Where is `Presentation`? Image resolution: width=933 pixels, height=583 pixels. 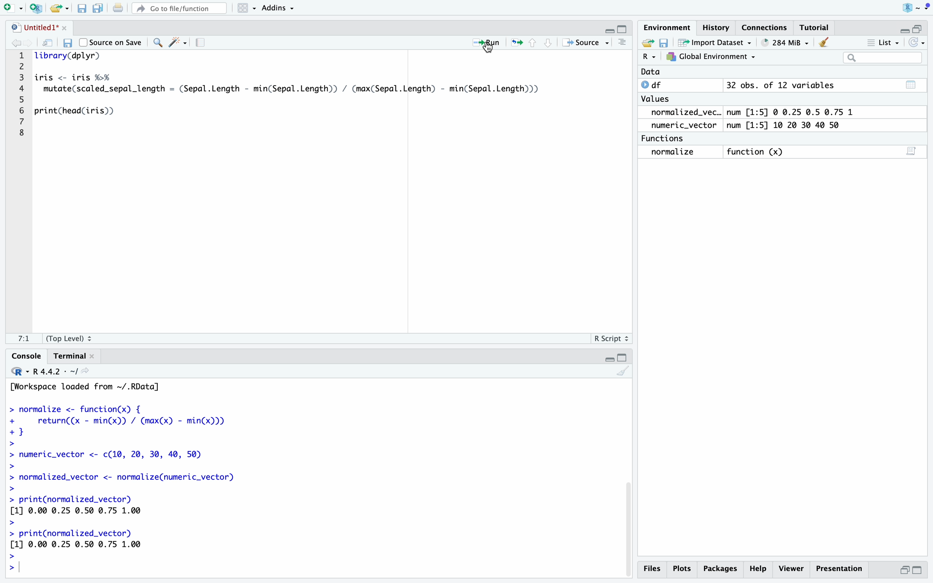
Presentation is located at coordinates (840, 568).